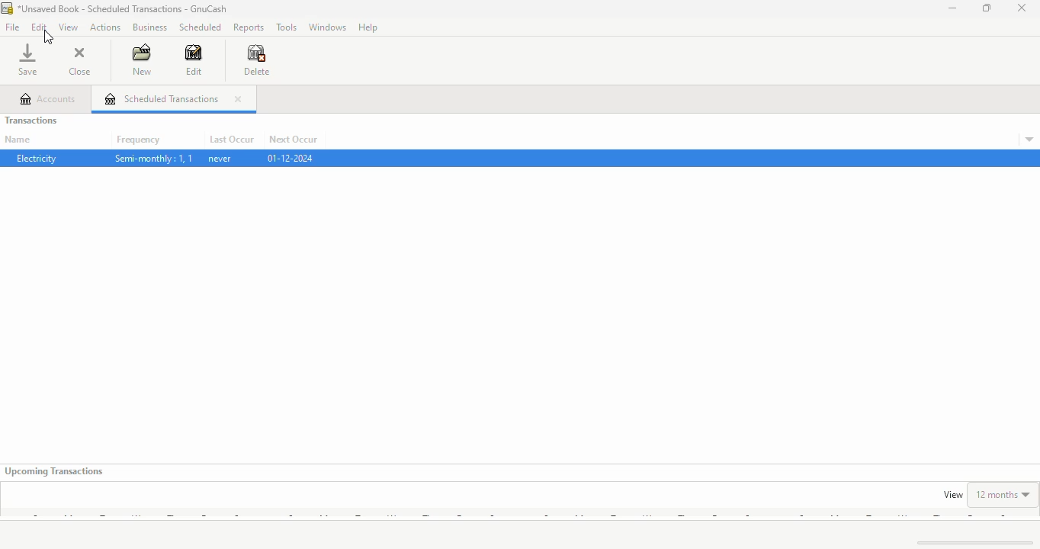 The height and width of the screenshot is (549, 1040). What do you see at coordinates (7, 8) in the screenshot?
I see `logo` at bounding box center [7, 8].